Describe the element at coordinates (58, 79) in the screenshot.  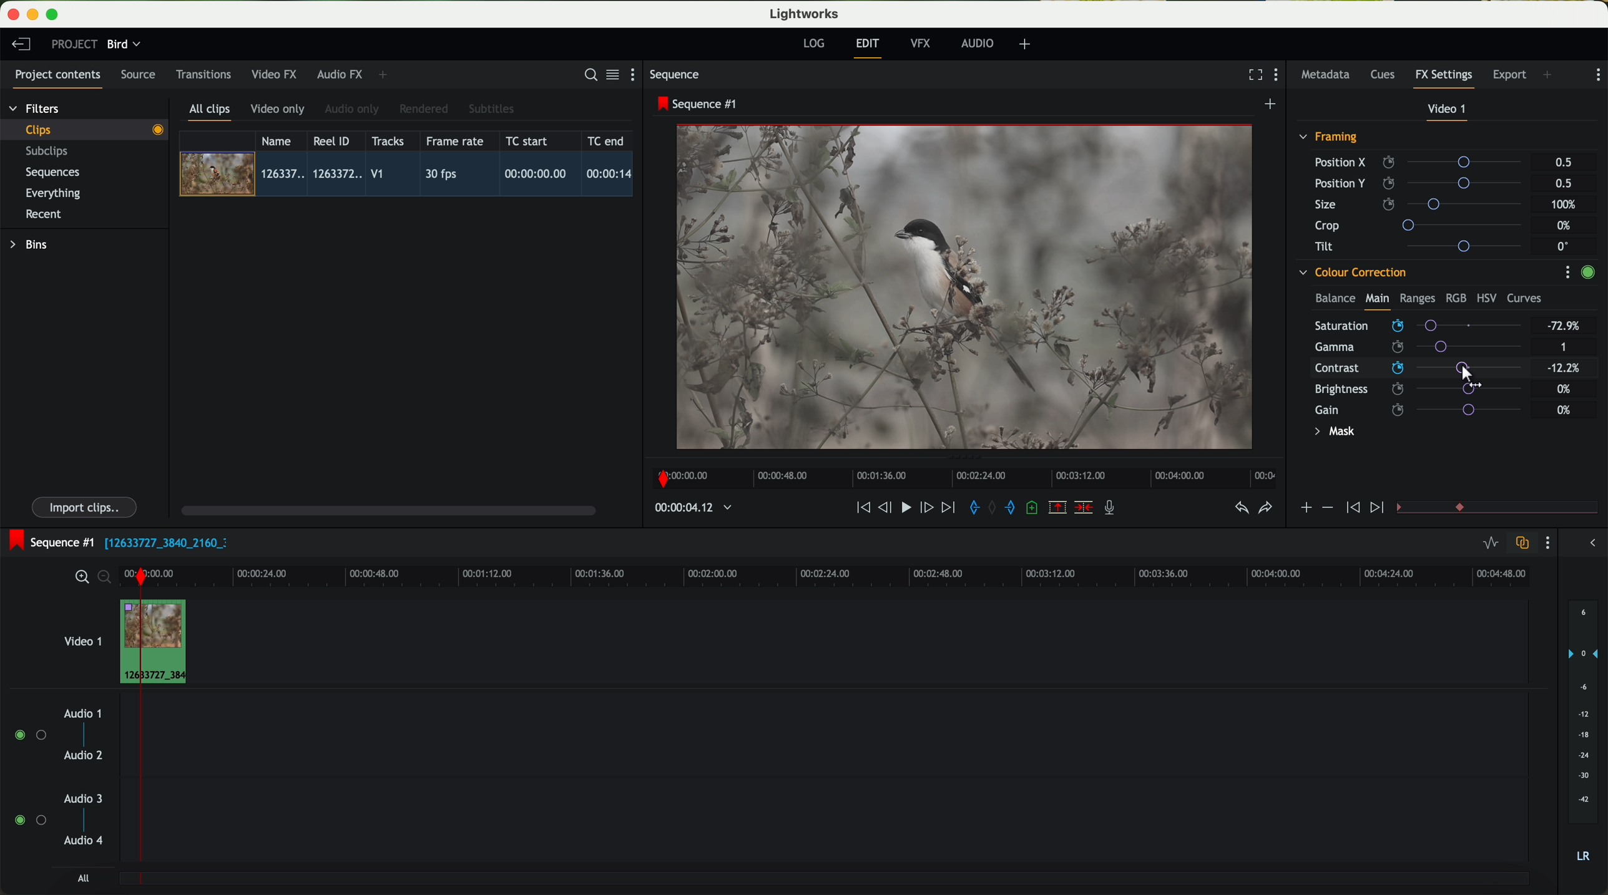
I see `project contents` at that location.